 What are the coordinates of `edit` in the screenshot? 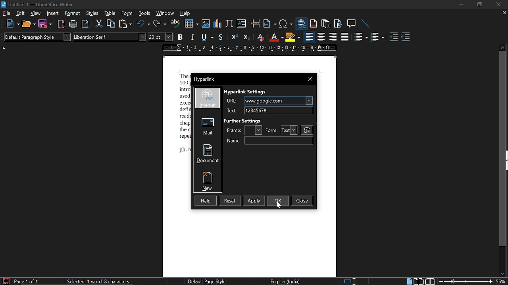 It's located at (21, 14).